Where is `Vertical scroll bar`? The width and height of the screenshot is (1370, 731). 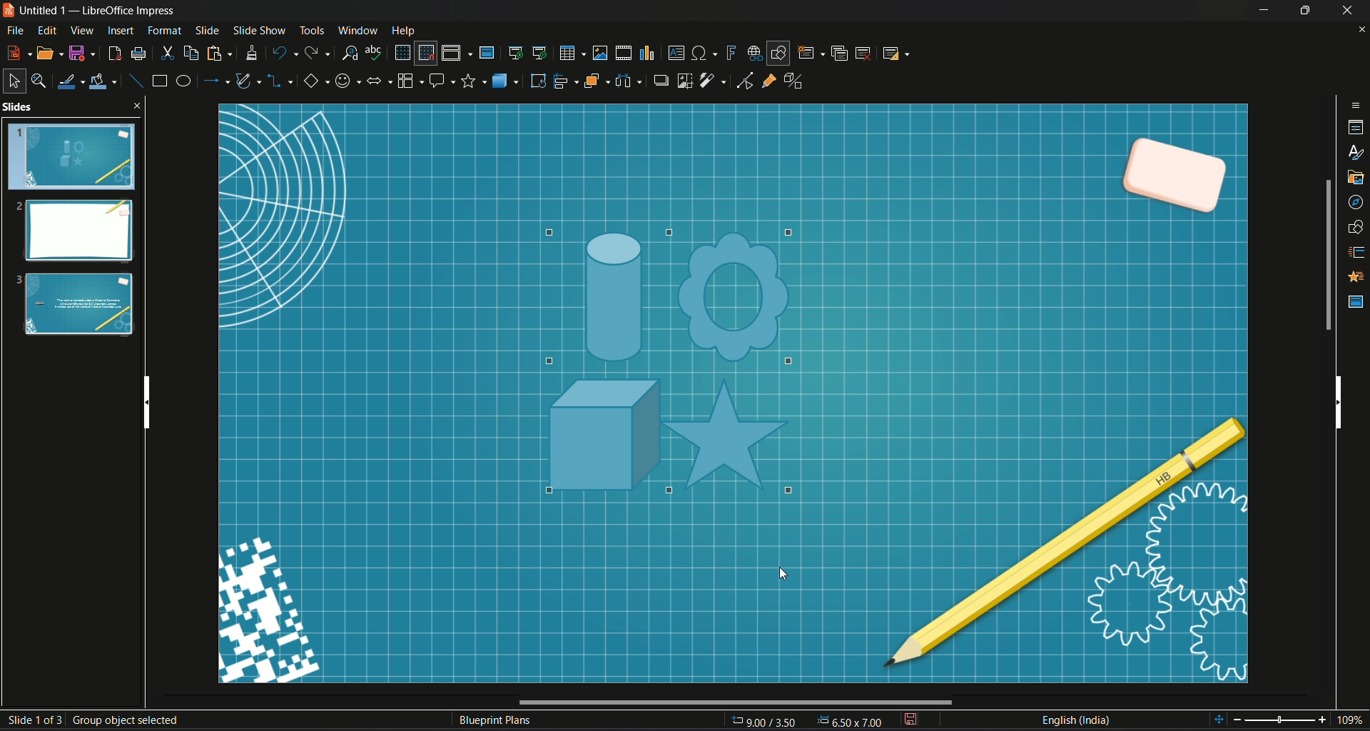
Vertical scroll bar is located at coordinates (145, 398).